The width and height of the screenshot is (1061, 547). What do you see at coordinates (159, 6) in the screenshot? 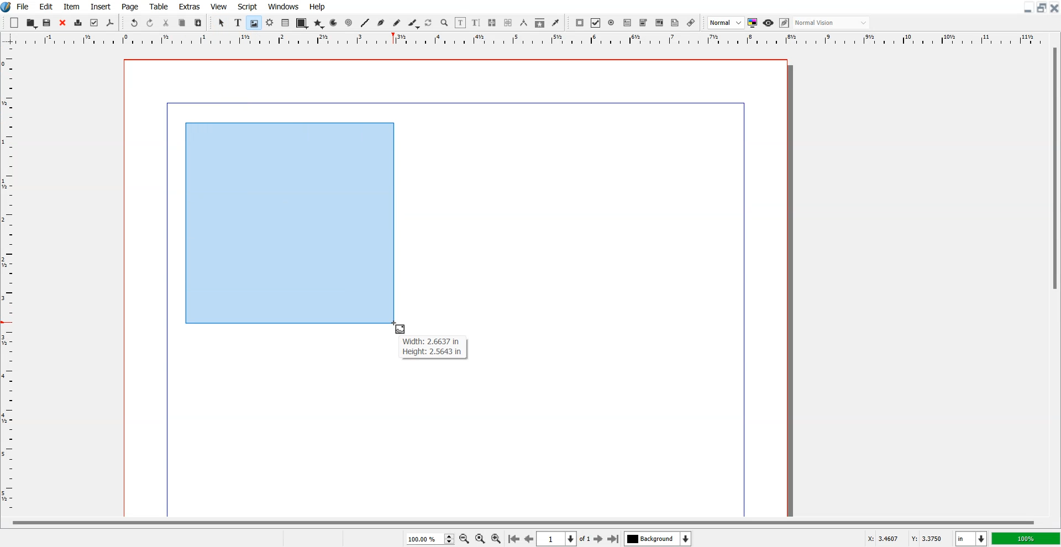
I see `Table` at bounding box center [159, 6].